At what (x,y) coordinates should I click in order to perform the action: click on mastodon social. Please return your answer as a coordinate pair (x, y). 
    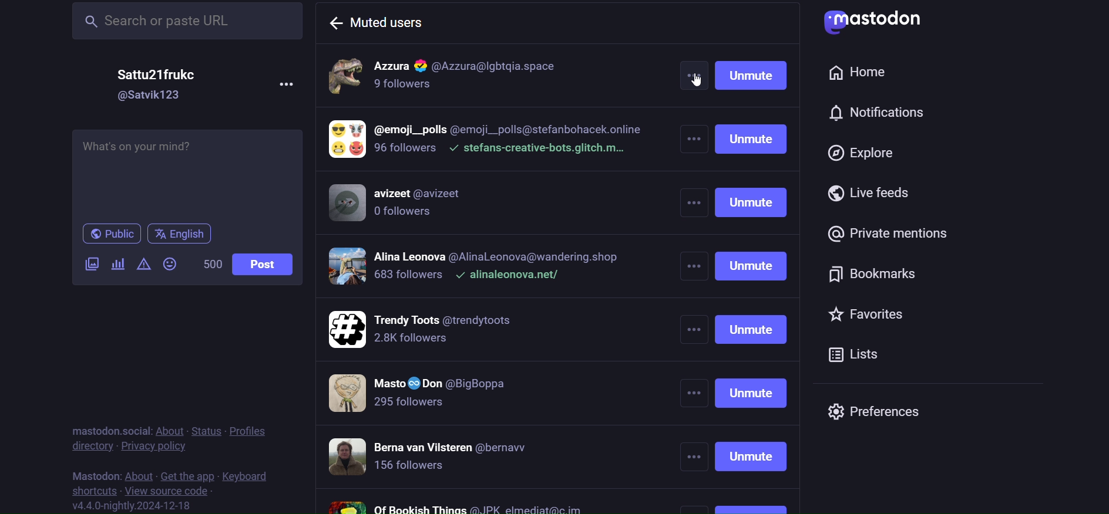
    Looking at the image, I should click on (108, 431).